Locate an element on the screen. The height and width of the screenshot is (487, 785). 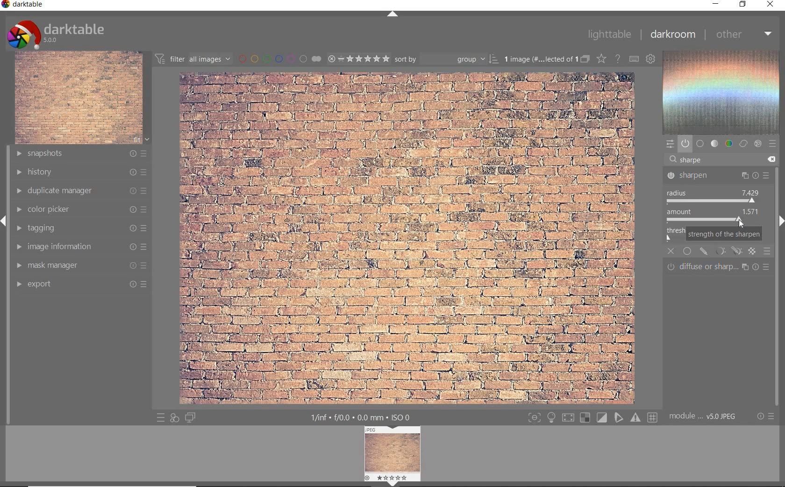
correct  is located at coordinates (743, 144).